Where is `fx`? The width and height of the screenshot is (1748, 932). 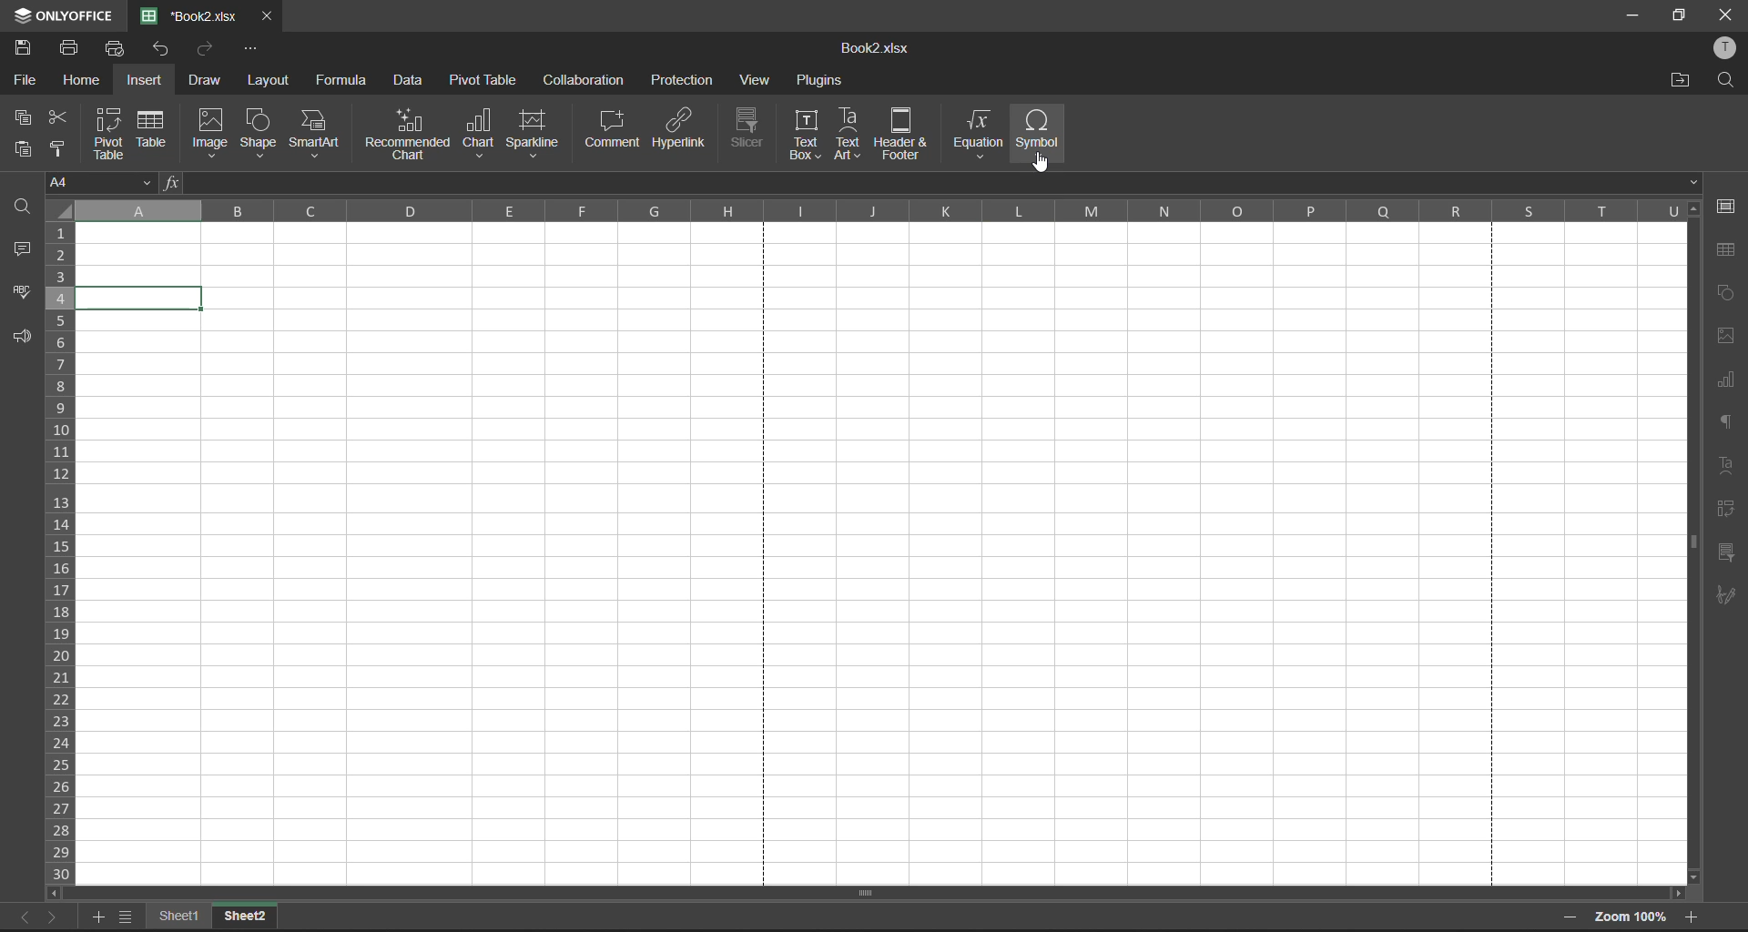 fx is located at coordinates (171, 184).